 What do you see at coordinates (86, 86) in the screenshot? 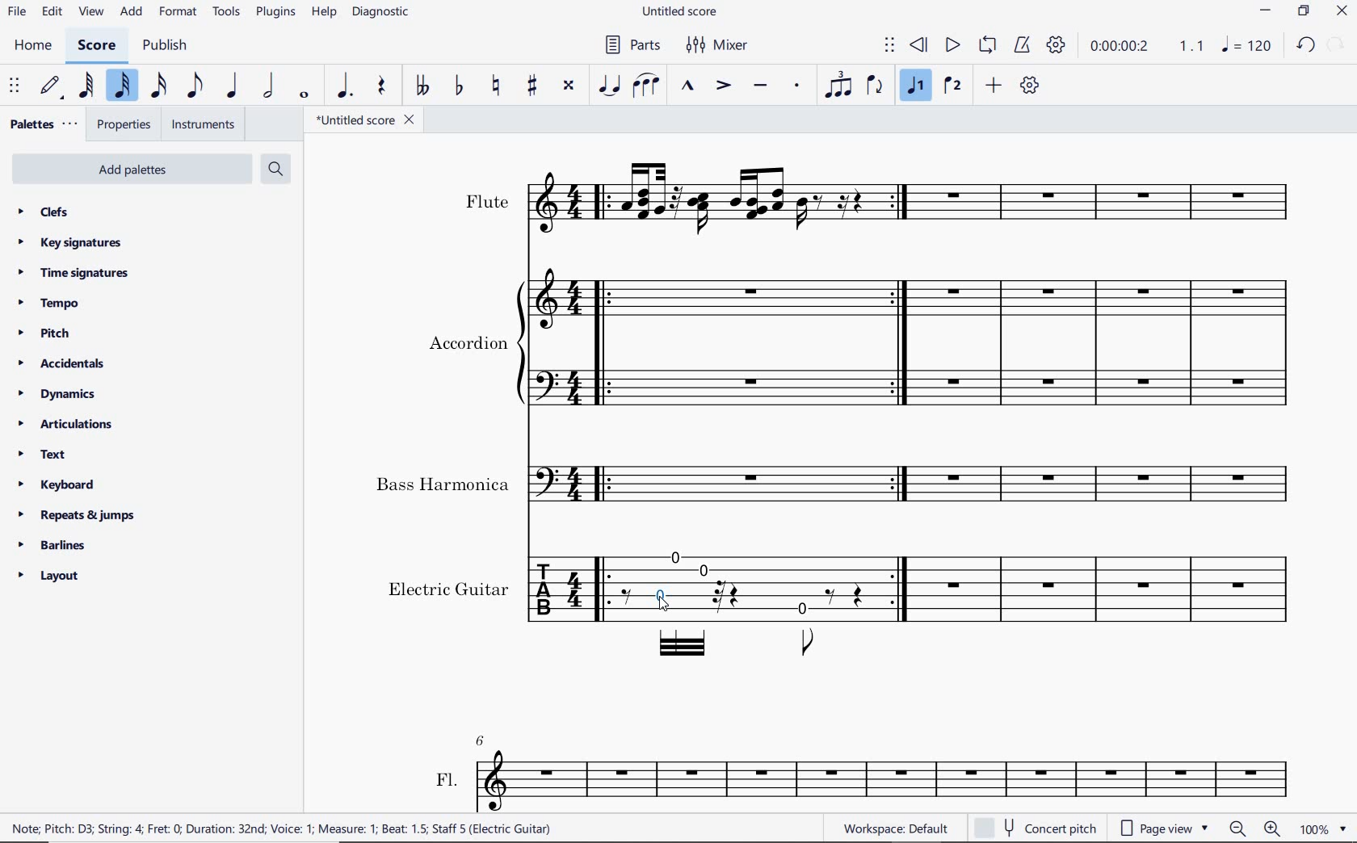
I see `64th note` at bounding box center [86, 86].